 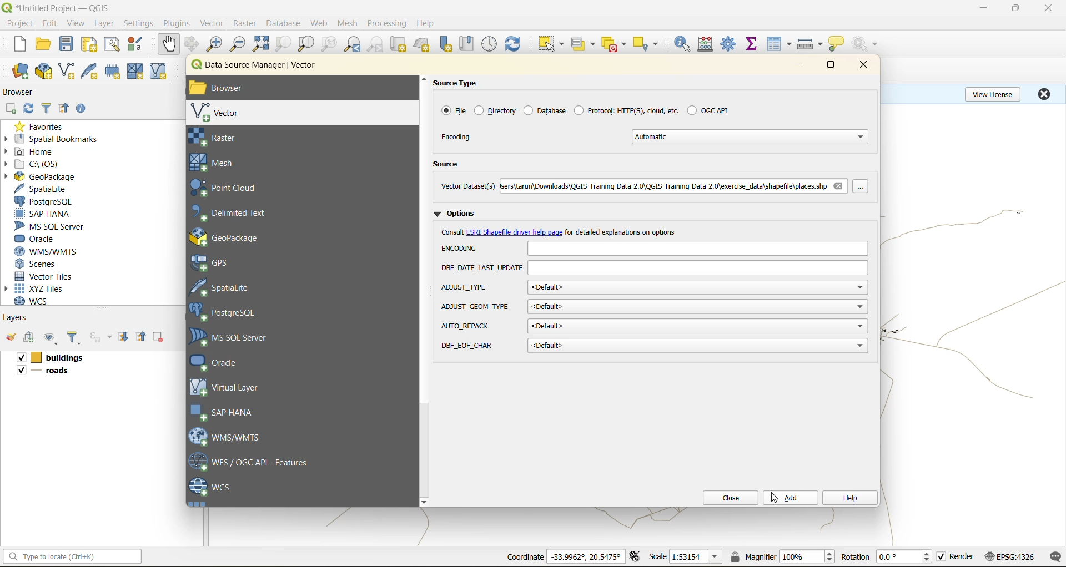 What do you see at coordinates (59, 7) in the screenshot?
I see `file name and app name` at bounding box center [59, 7].